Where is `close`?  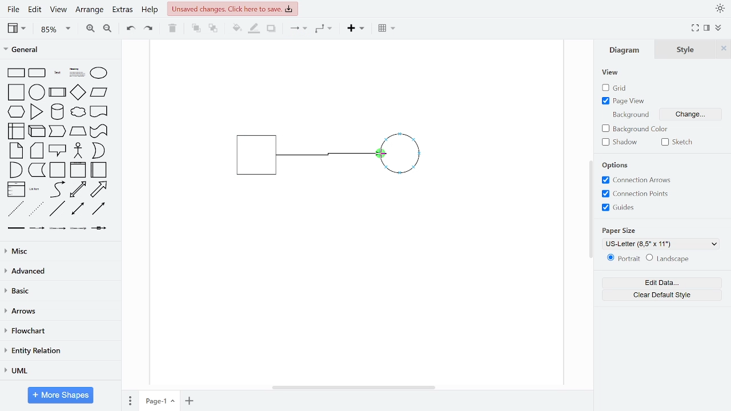 close is located at coordinates (724, 49).